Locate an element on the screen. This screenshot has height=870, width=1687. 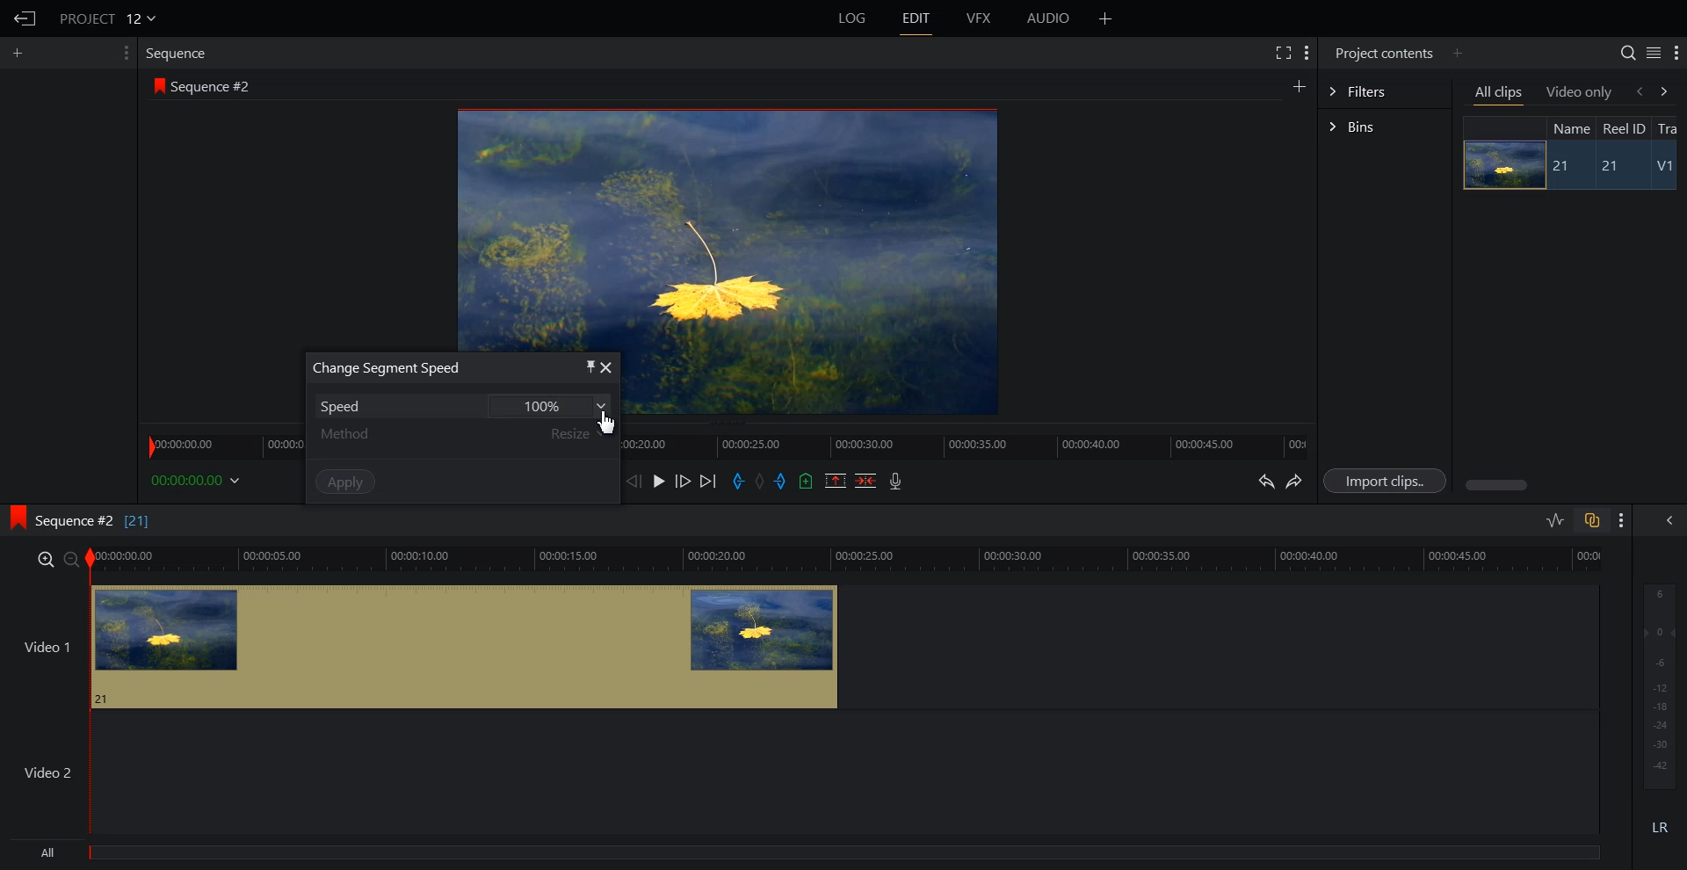
video 1 is located at coordinates (420, 644).